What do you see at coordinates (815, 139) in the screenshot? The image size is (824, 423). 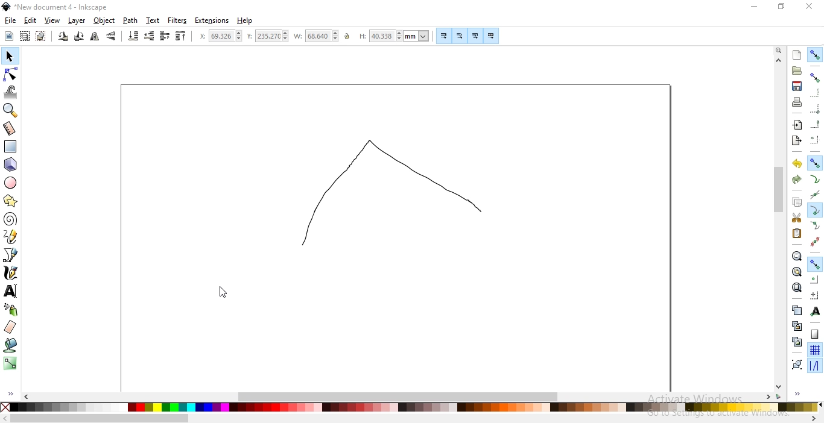 I see `snapping centers of bounding boxes` at bounding box center [815, 139].